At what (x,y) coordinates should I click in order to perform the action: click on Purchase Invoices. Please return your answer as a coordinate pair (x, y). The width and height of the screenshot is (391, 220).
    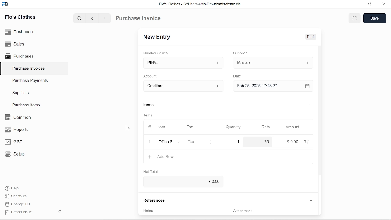
    Looking at the image, I should click on (29, 69).